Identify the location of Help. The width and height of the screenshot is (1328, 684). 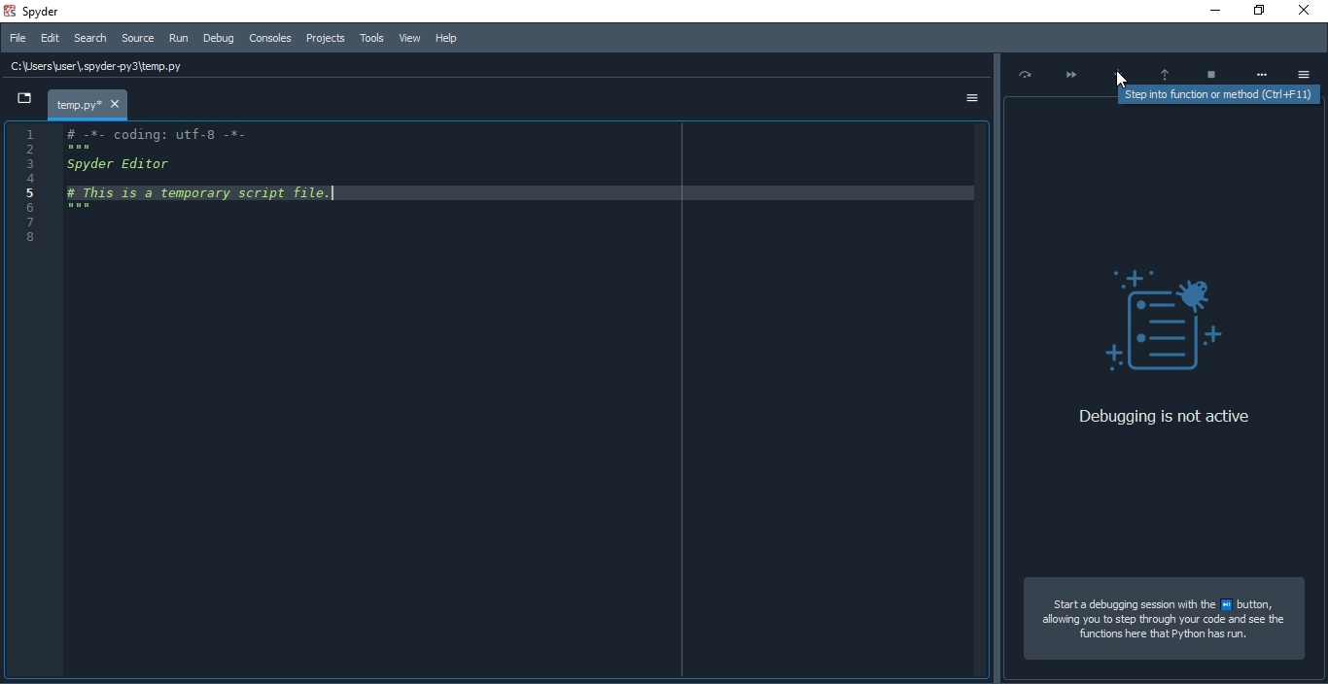
(452, 34).